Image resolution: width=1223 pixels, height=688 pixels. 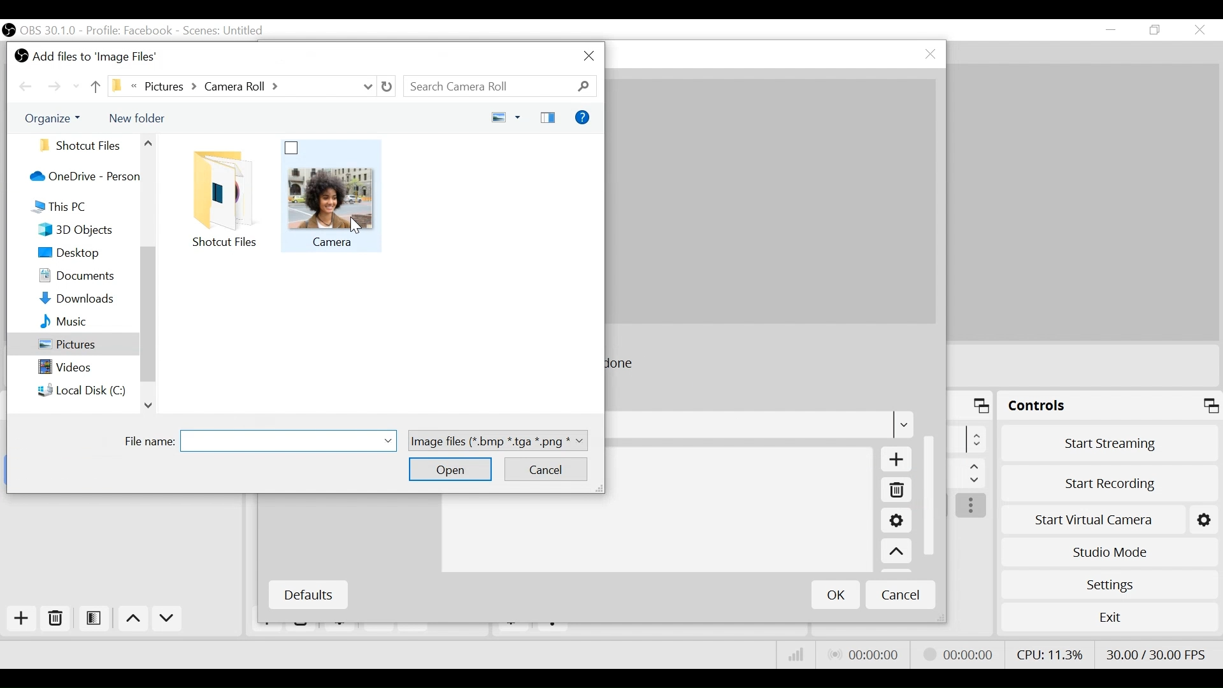 What do you see at coordinates (85, 369) in the screenshot?
I see `Video` at bounding box center [85, 369].